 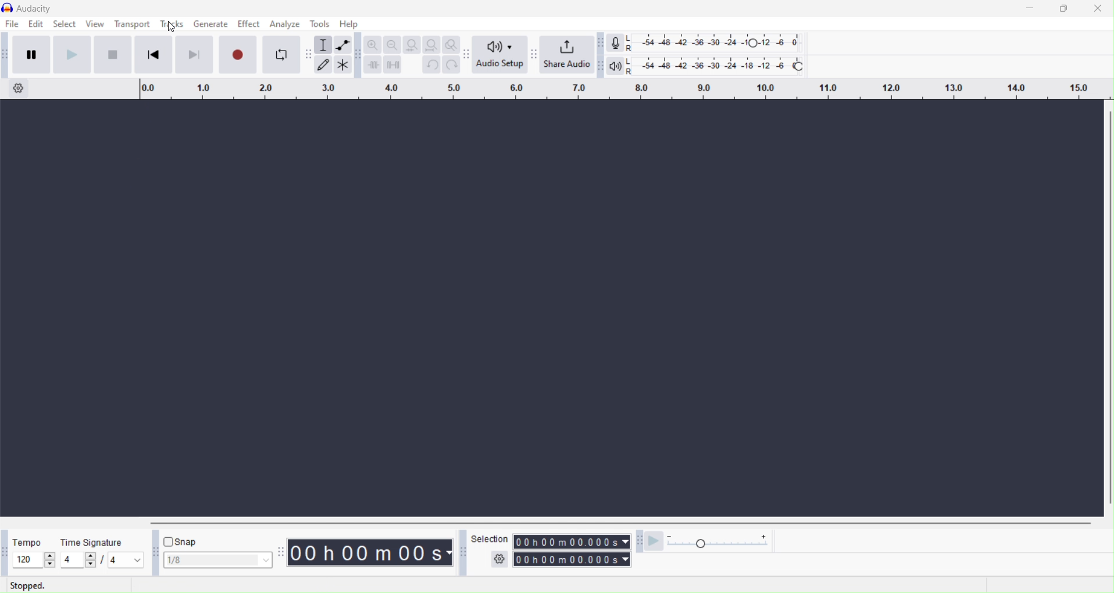 I want to click on Audacity time toolbar, so click(x=280, y=552).